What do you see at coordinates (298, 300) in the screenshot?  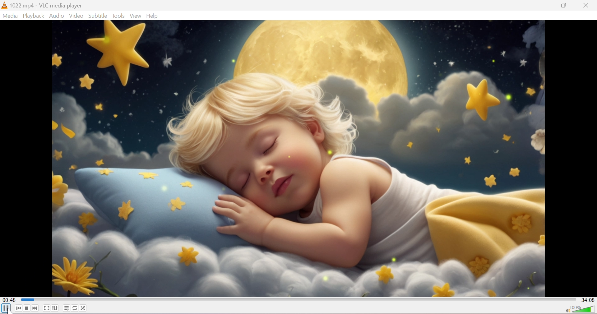 I see `Progress bar` at bounding box center [298, 300].